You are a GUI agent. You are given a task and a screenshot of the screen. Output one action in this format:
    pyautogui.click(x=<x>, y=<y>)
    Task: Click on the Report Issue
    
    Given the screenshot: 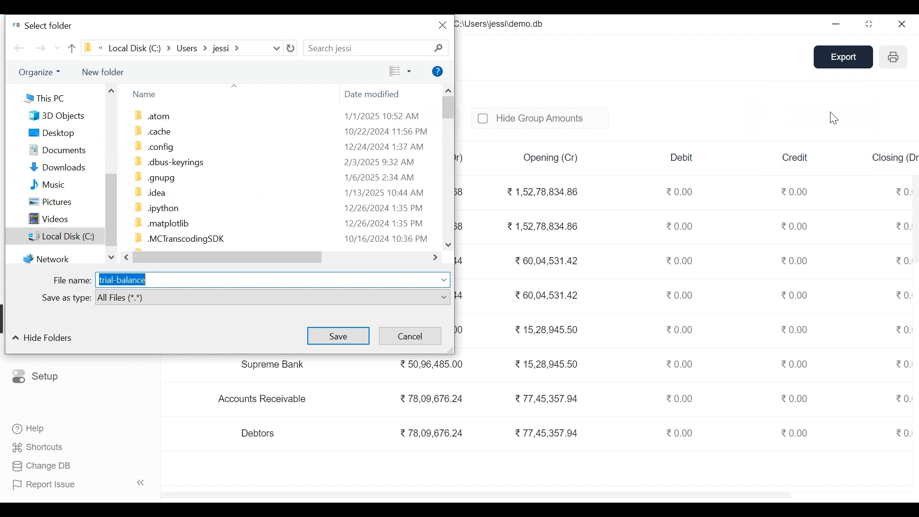 What is the action you would take?
    pyautogui.click(x=78, y=484)
    